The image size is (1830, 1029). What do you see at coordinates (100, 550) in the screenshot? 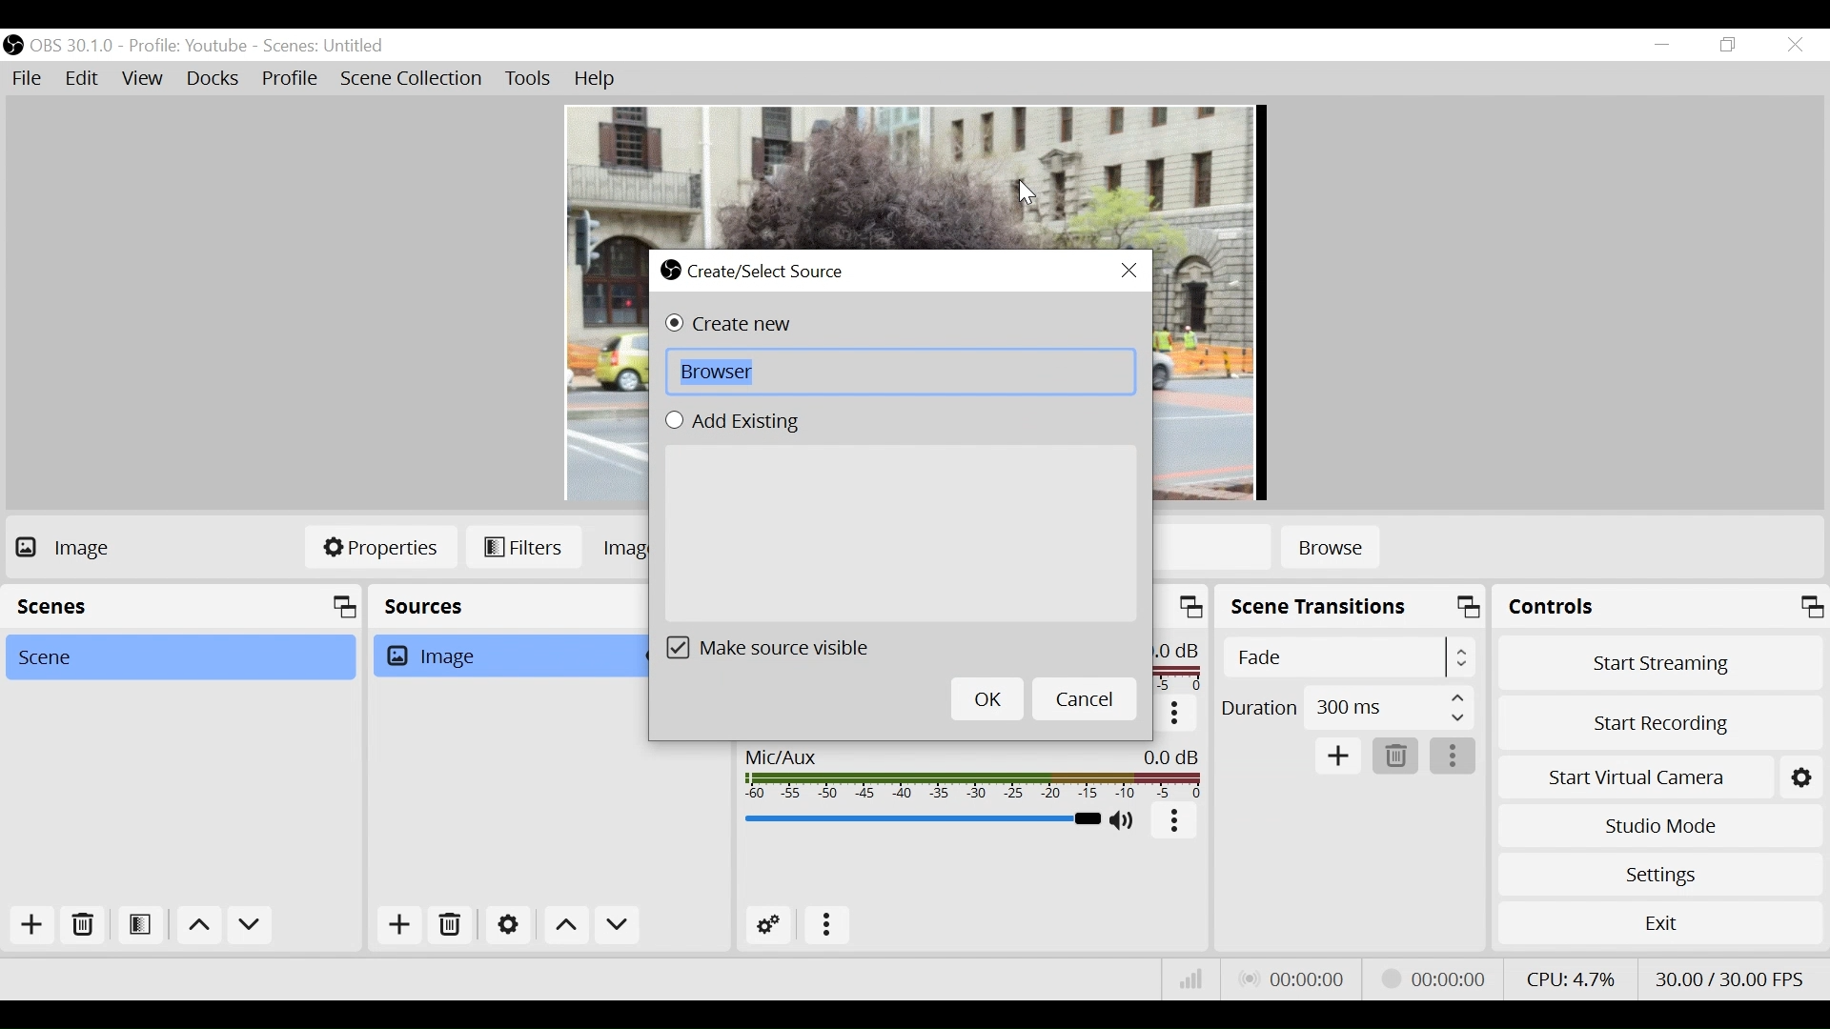
I see `No source Selected` at bounding box center [100, 550].